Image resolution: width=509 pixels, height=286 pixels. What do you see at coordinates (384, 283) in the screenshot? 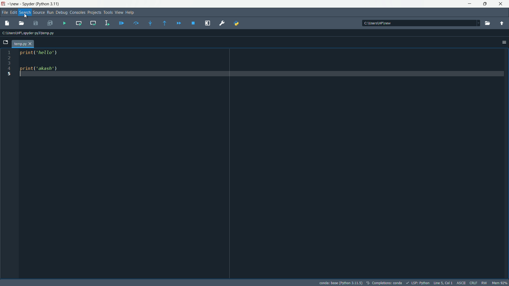
I see `text` at bounding box center [384, 283].